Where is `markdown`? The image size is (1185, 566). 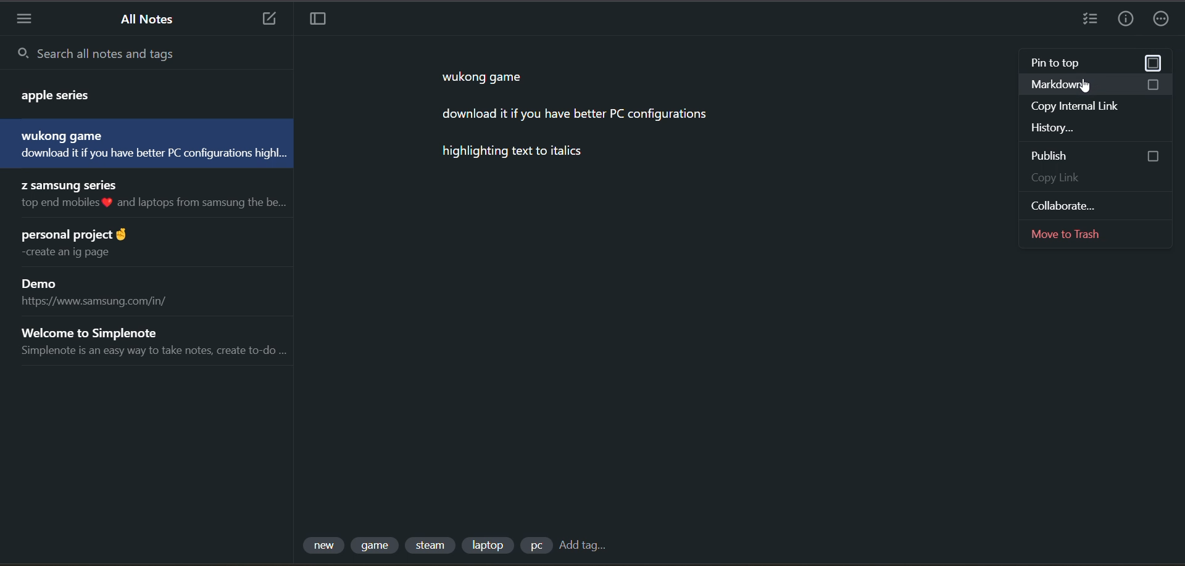 markdown is located at coordinates (1098, 87).